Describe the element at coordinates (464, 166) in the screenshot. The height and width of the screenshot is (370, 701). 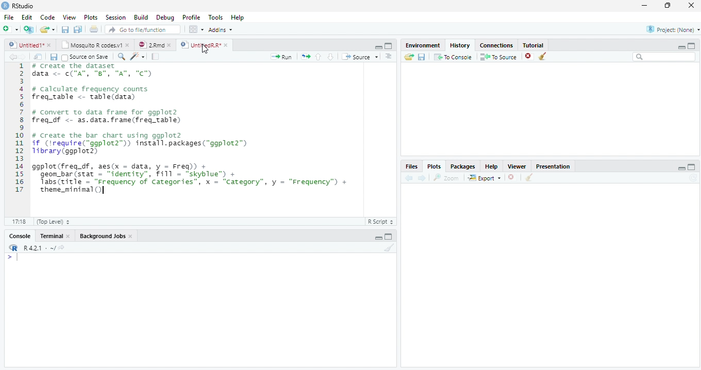
I see `Packages` at that location.